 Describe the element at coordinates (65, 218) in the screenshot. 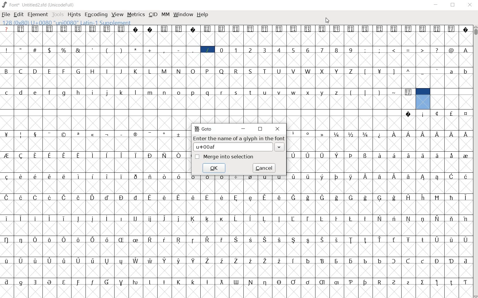

I see `Symbol` at that location.